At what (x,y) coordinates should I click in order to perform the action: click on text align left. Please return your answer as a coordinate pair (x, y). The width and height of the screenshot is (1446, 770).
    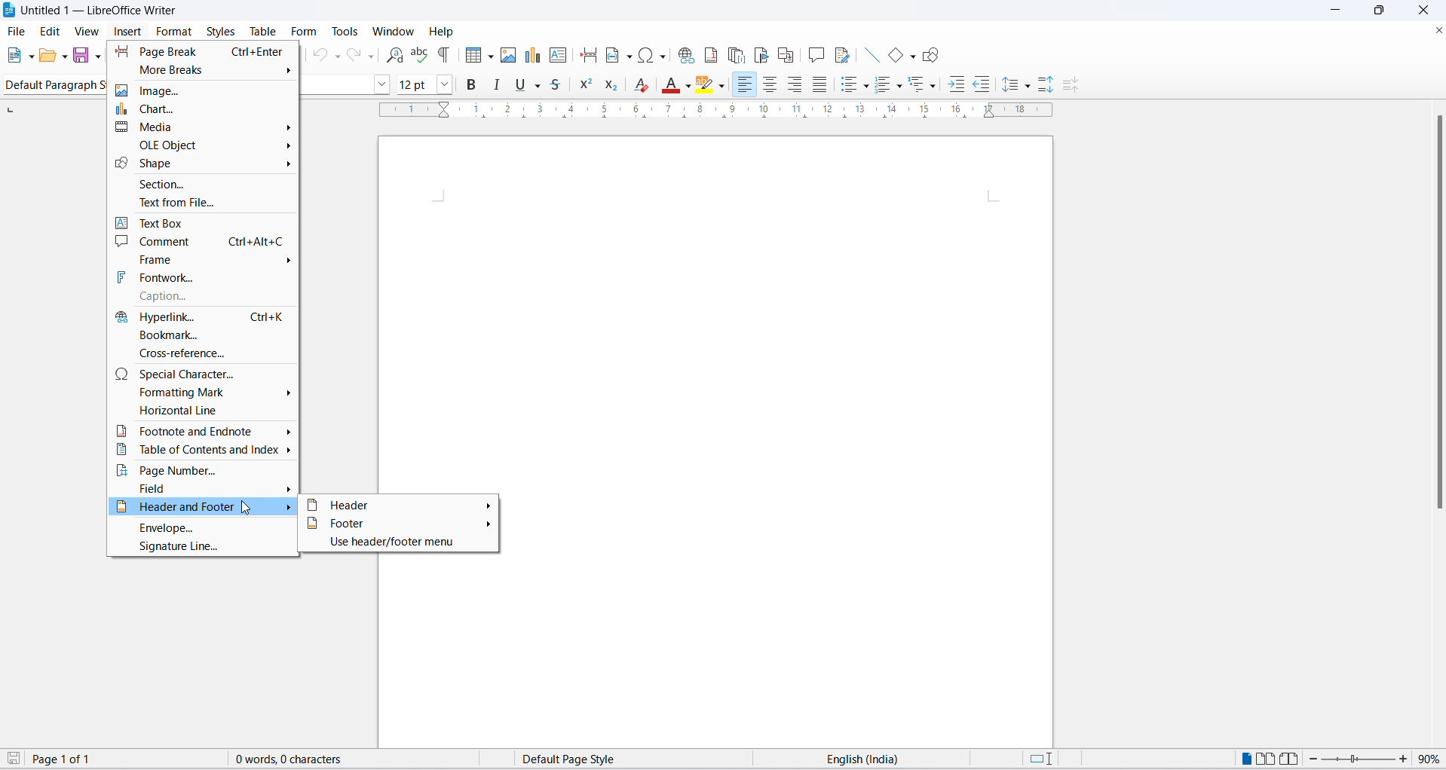
    Looking at the image, I should click on (746, 84).